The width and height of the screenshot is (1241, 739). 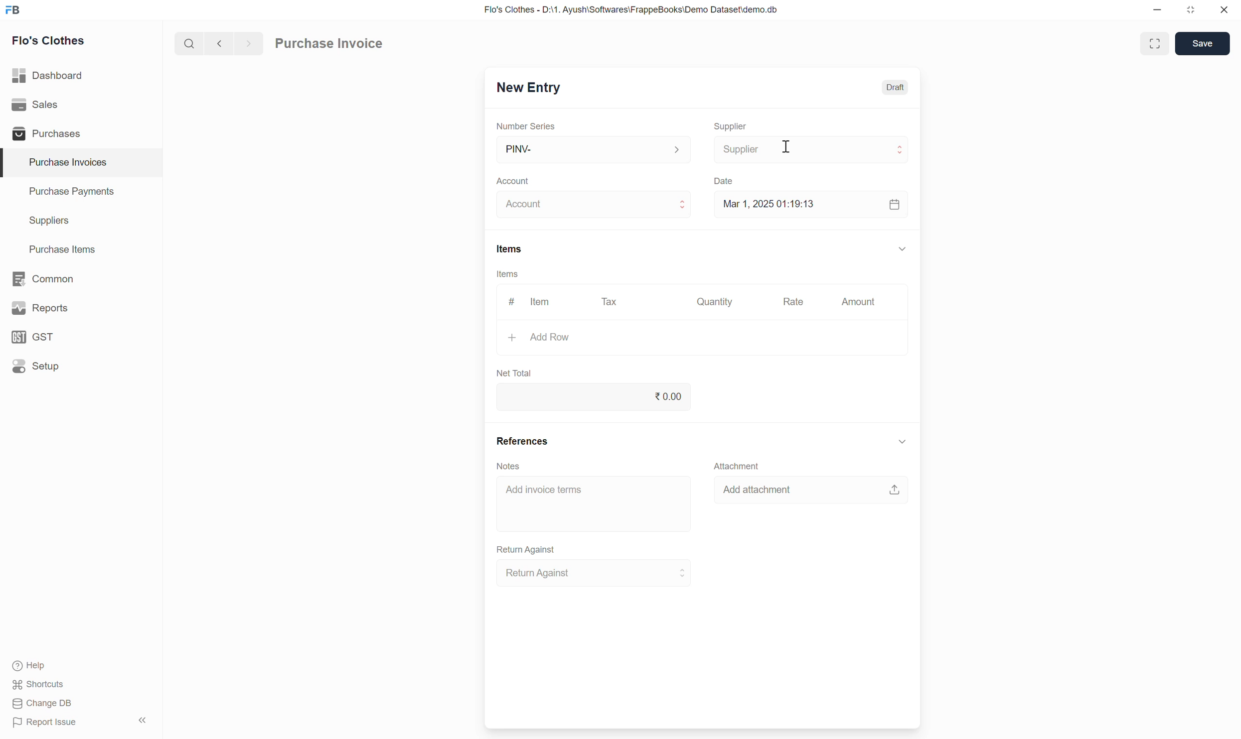 What do you see at coordinates (42, 704) in the screenshot?
I see `Change DB` at bounding box center [42, 704].